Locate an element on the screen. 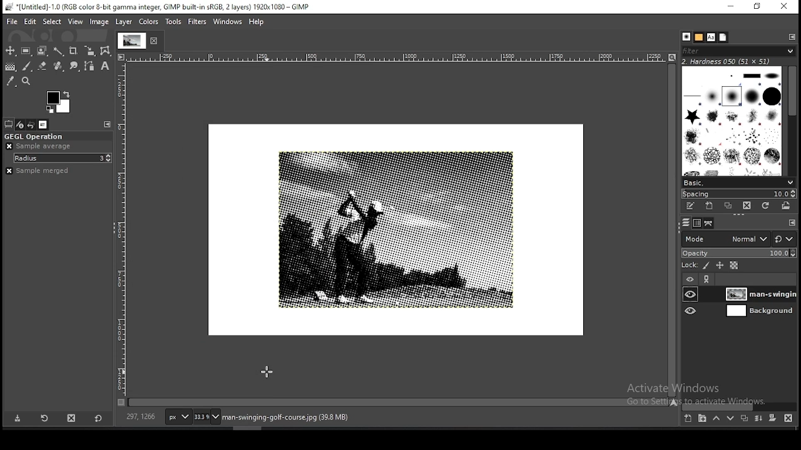 The width and height of the screenshot is (801, 450). hardness 050 (51x51) is located at coordinates (737, 62).